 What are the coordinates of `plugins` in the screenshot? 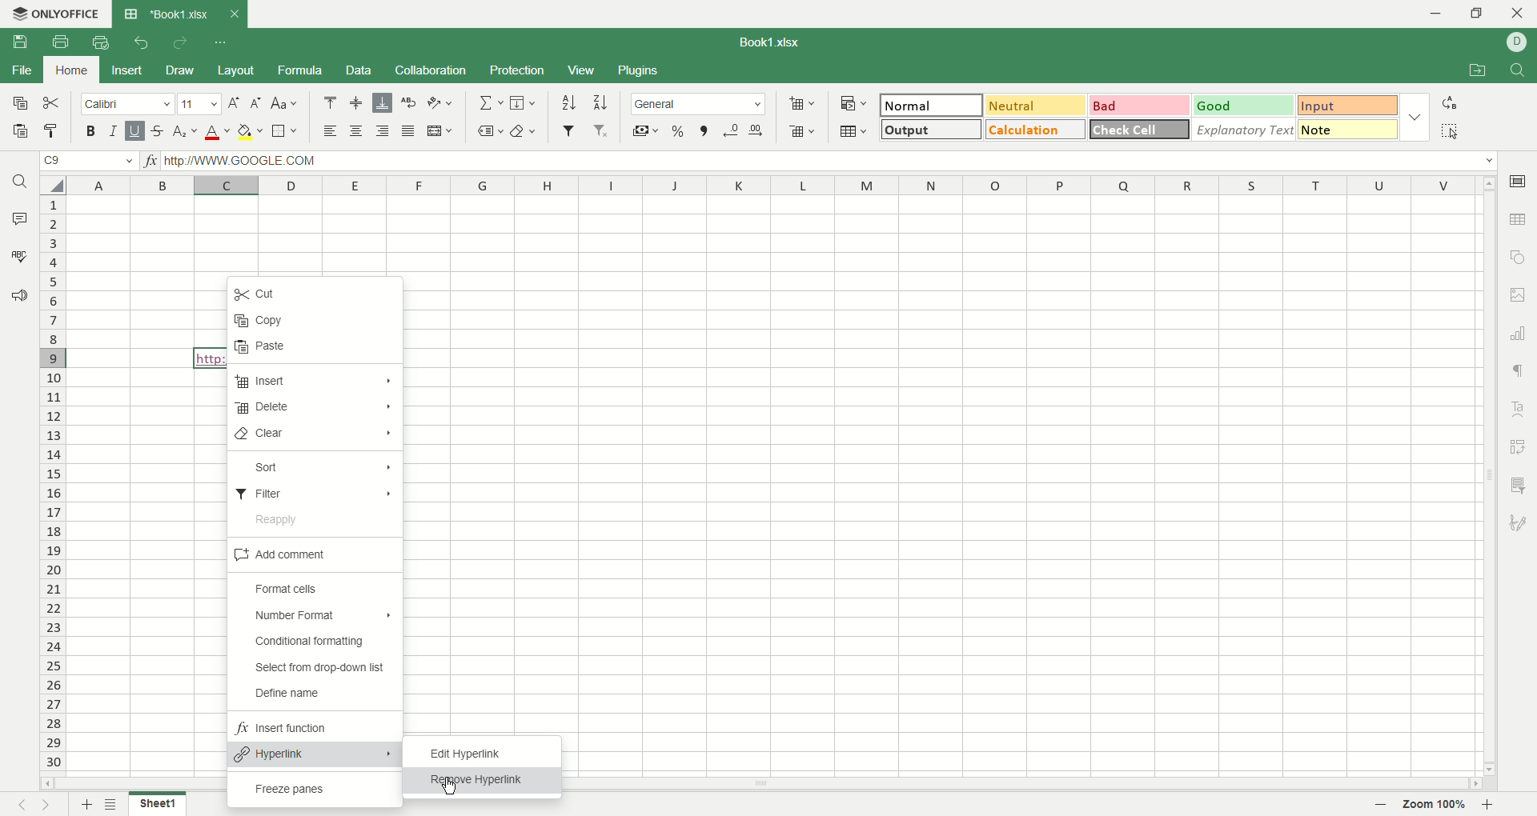 It's located at (638, 70).